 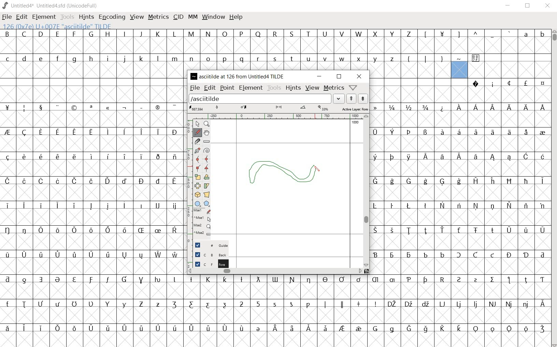 What do you see at coordinates (288, 174) in the screenshot?
I see `designing tilde ascent` at bounding box center [288, 174].